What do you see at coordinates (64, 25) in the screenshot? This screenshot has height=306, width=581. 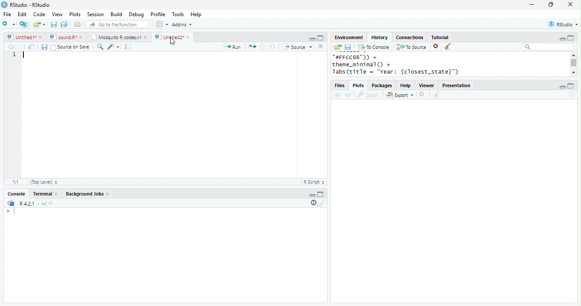 I see `save all` at bounding box center [64, 25].